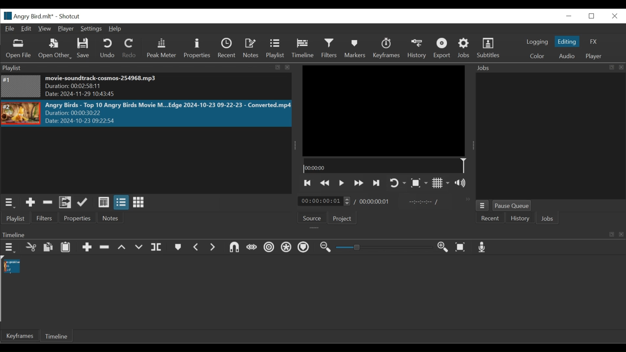 The width and height of the screenshot is (626, 352). I want to click on Add the source to the playlist, so click(31, 202).